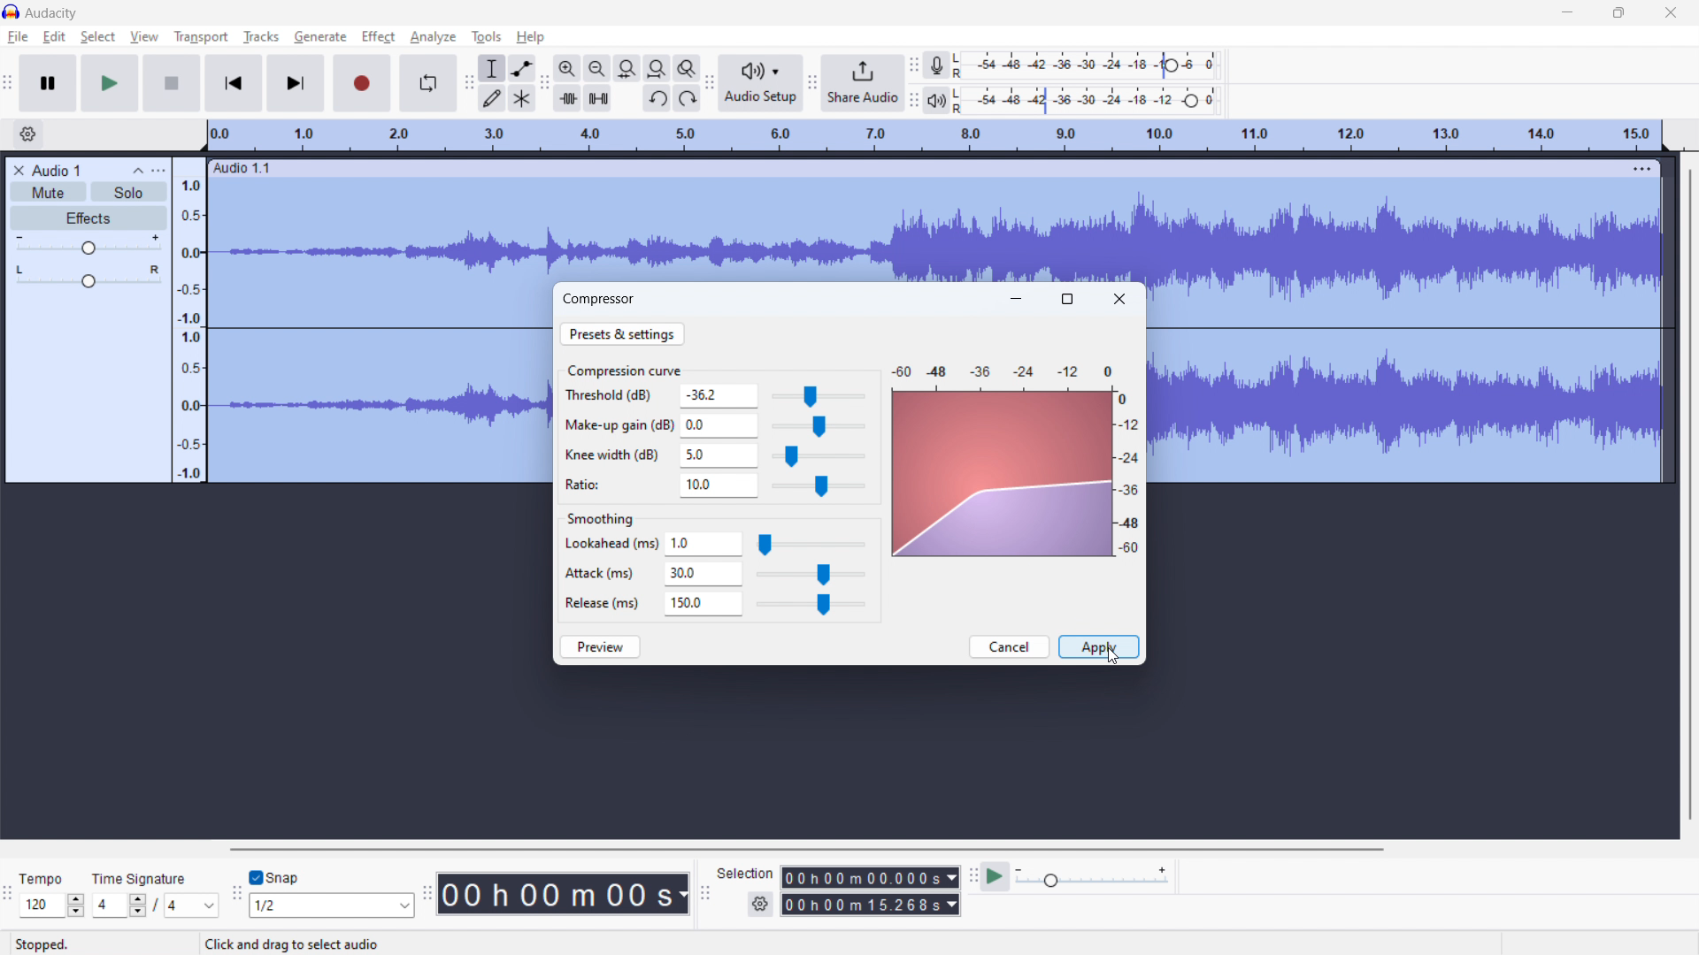 This screenshot has width=1699, height=955. I want to click on enable looping, so click(427, 83).